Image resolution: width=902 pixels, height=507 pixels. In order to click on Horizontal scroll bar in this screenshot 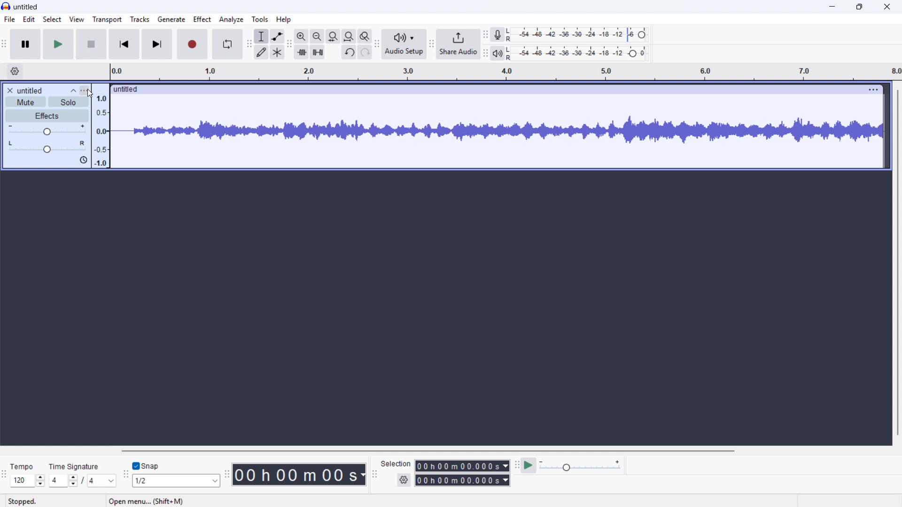, I will do `click(501, 451)`.